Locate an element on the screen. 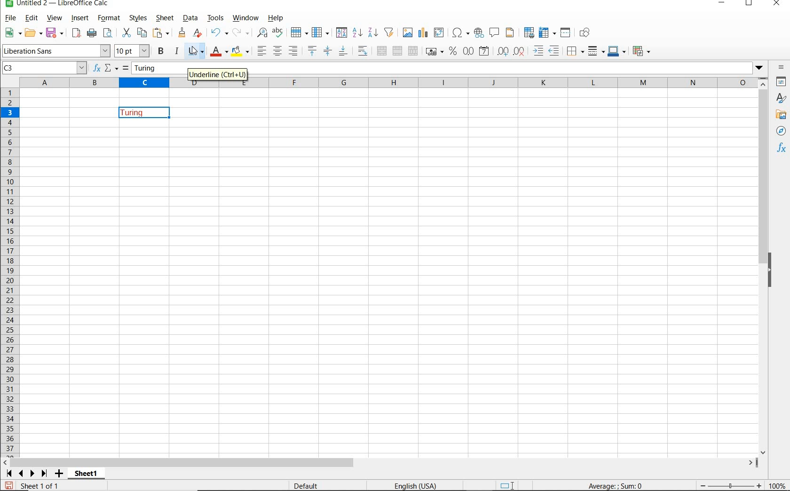 The width and height of the screenshot is (790, 491). FILE is located at coordinates (10, 19).